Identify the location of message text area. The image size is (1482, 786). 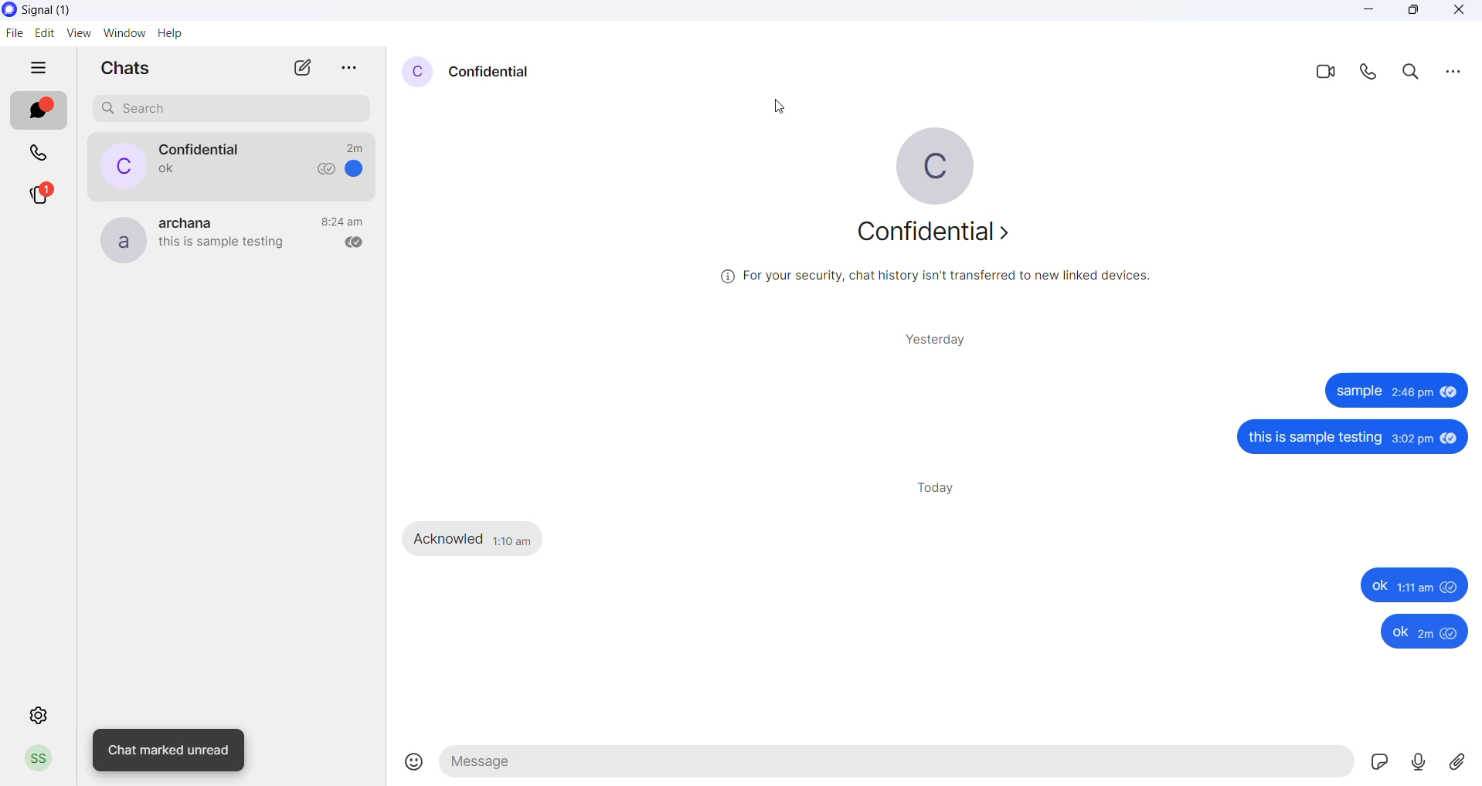
(898, 764).